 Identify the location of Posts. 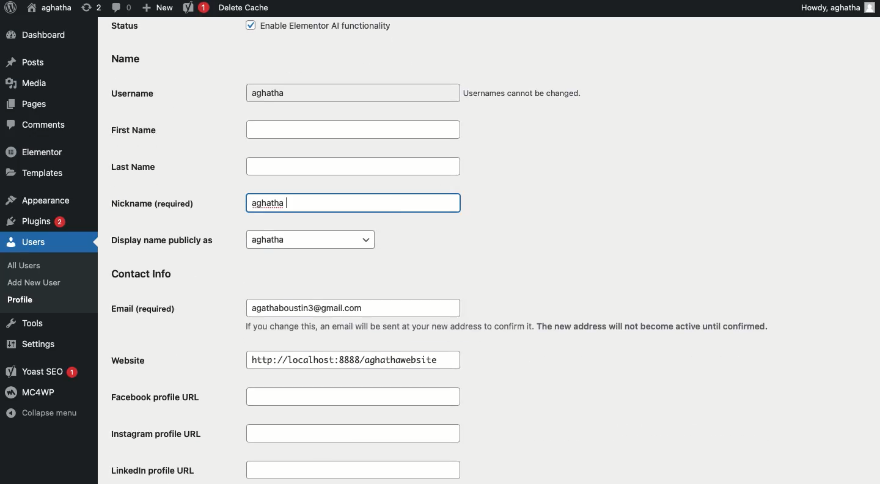
(26, 64).